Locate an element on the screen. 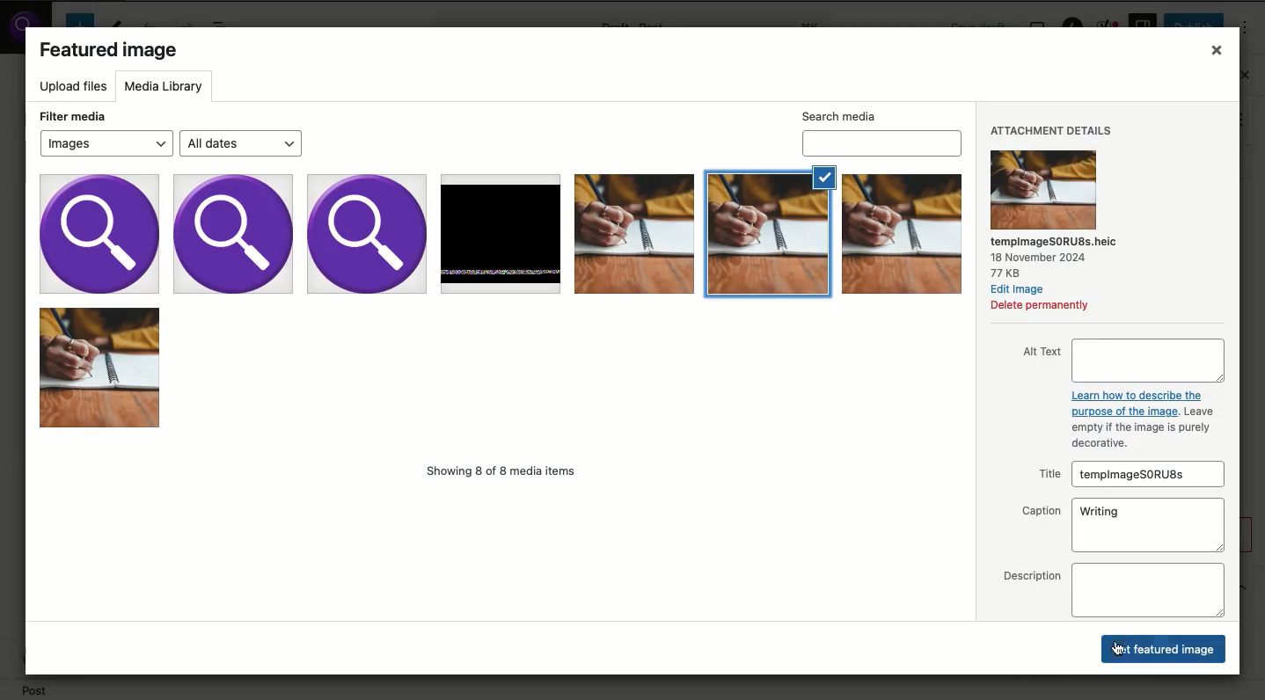 The width and height of the screenshot is (1265, 700). link is located at coordinates (1136, 394).